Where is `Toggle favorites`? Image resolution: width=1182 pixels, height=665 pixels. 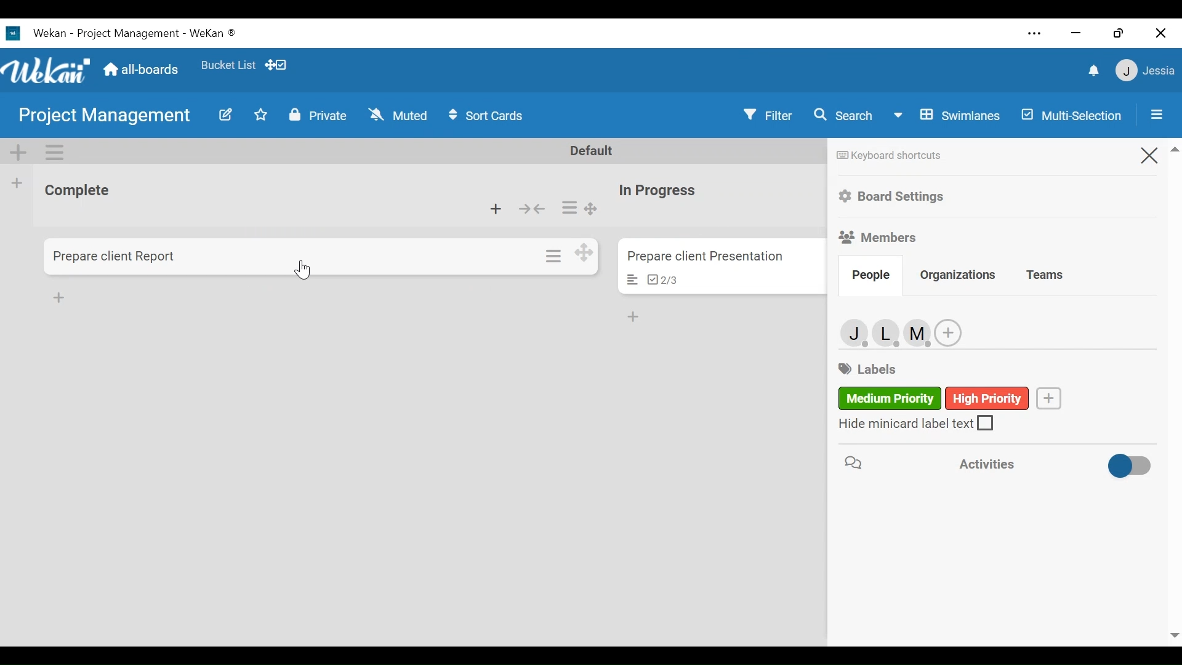 Toggle favorites is located at coordinates (262, 115).